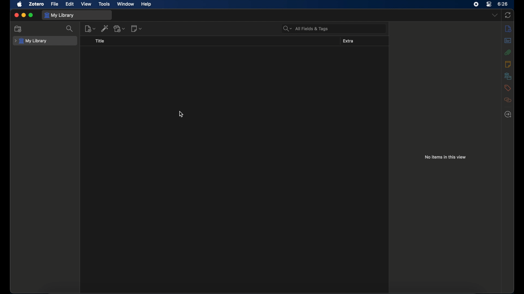  I want to click on extra, so click(349, 41).